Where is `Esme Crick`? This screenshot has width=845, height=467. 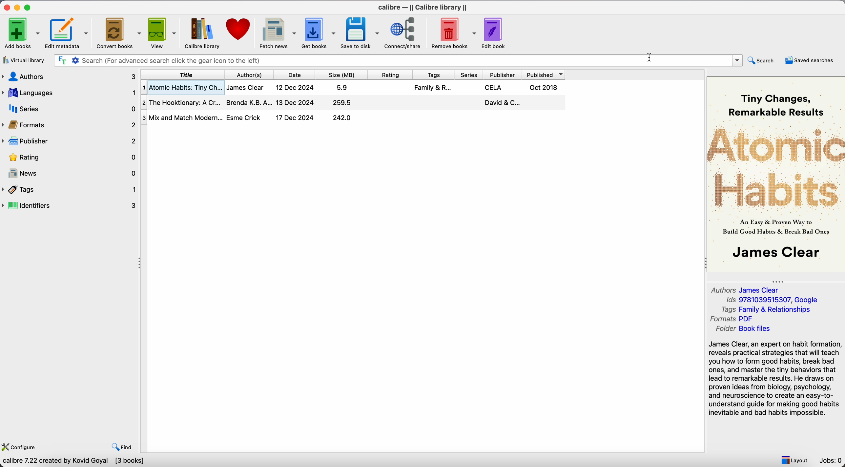
Esme Crick is located at coordinates (243, 117).